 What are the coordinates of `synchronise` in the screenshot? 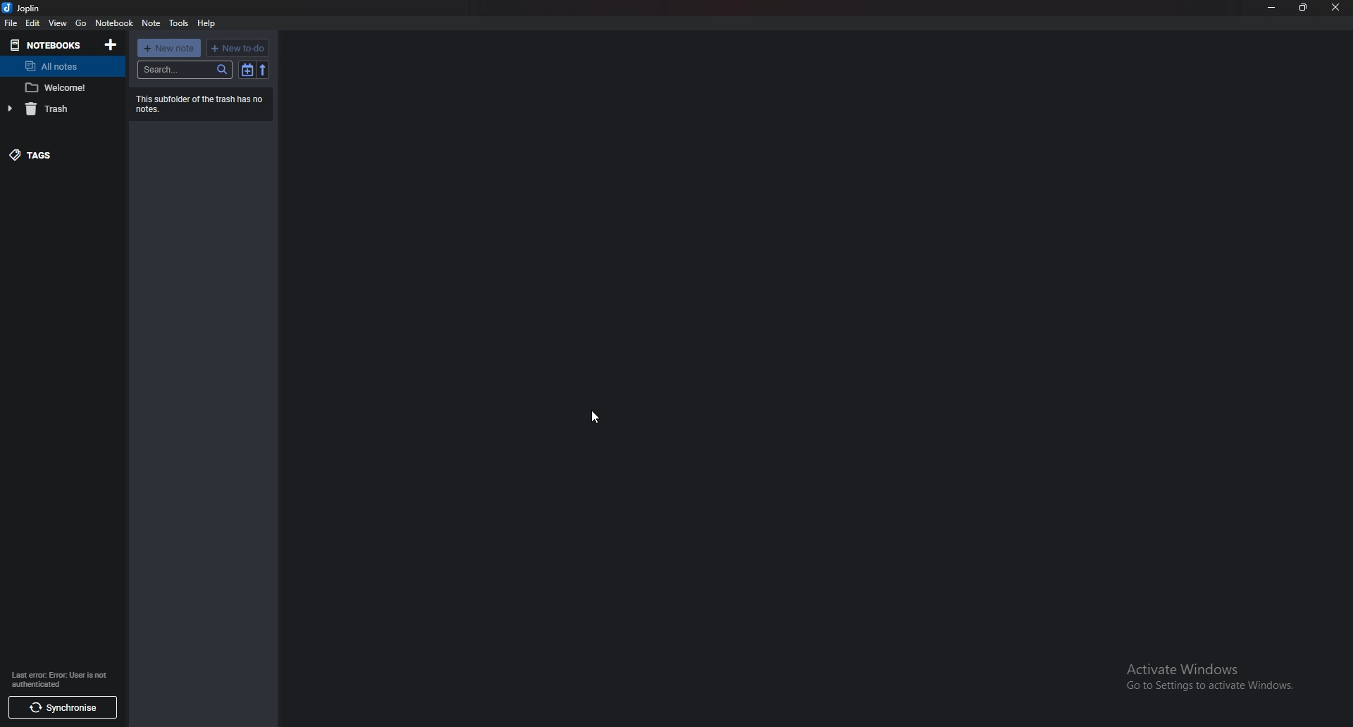 It's located at (62, 707).